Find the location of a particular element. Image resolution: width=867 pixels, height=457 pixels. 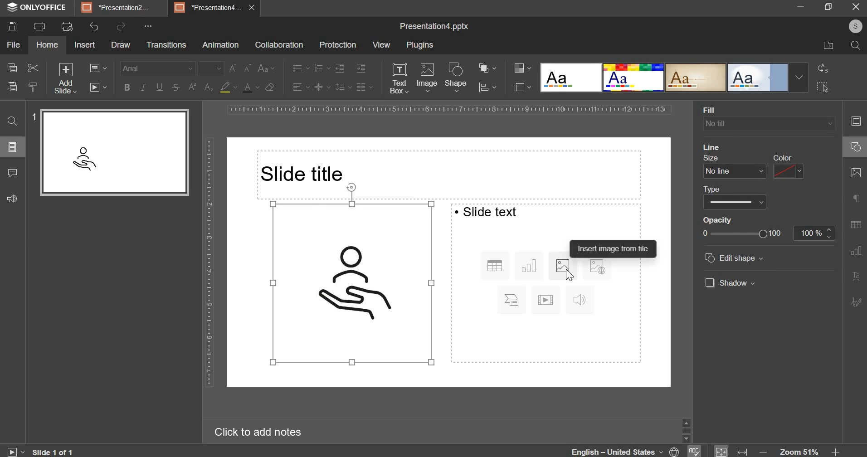

horizontal alignment is located at coordinates (300, 87).